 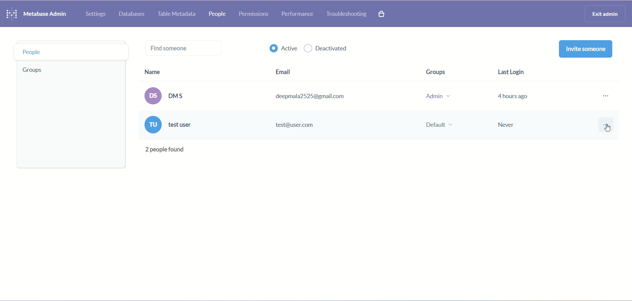 I want to click on performance, so click(x=299, y=15).